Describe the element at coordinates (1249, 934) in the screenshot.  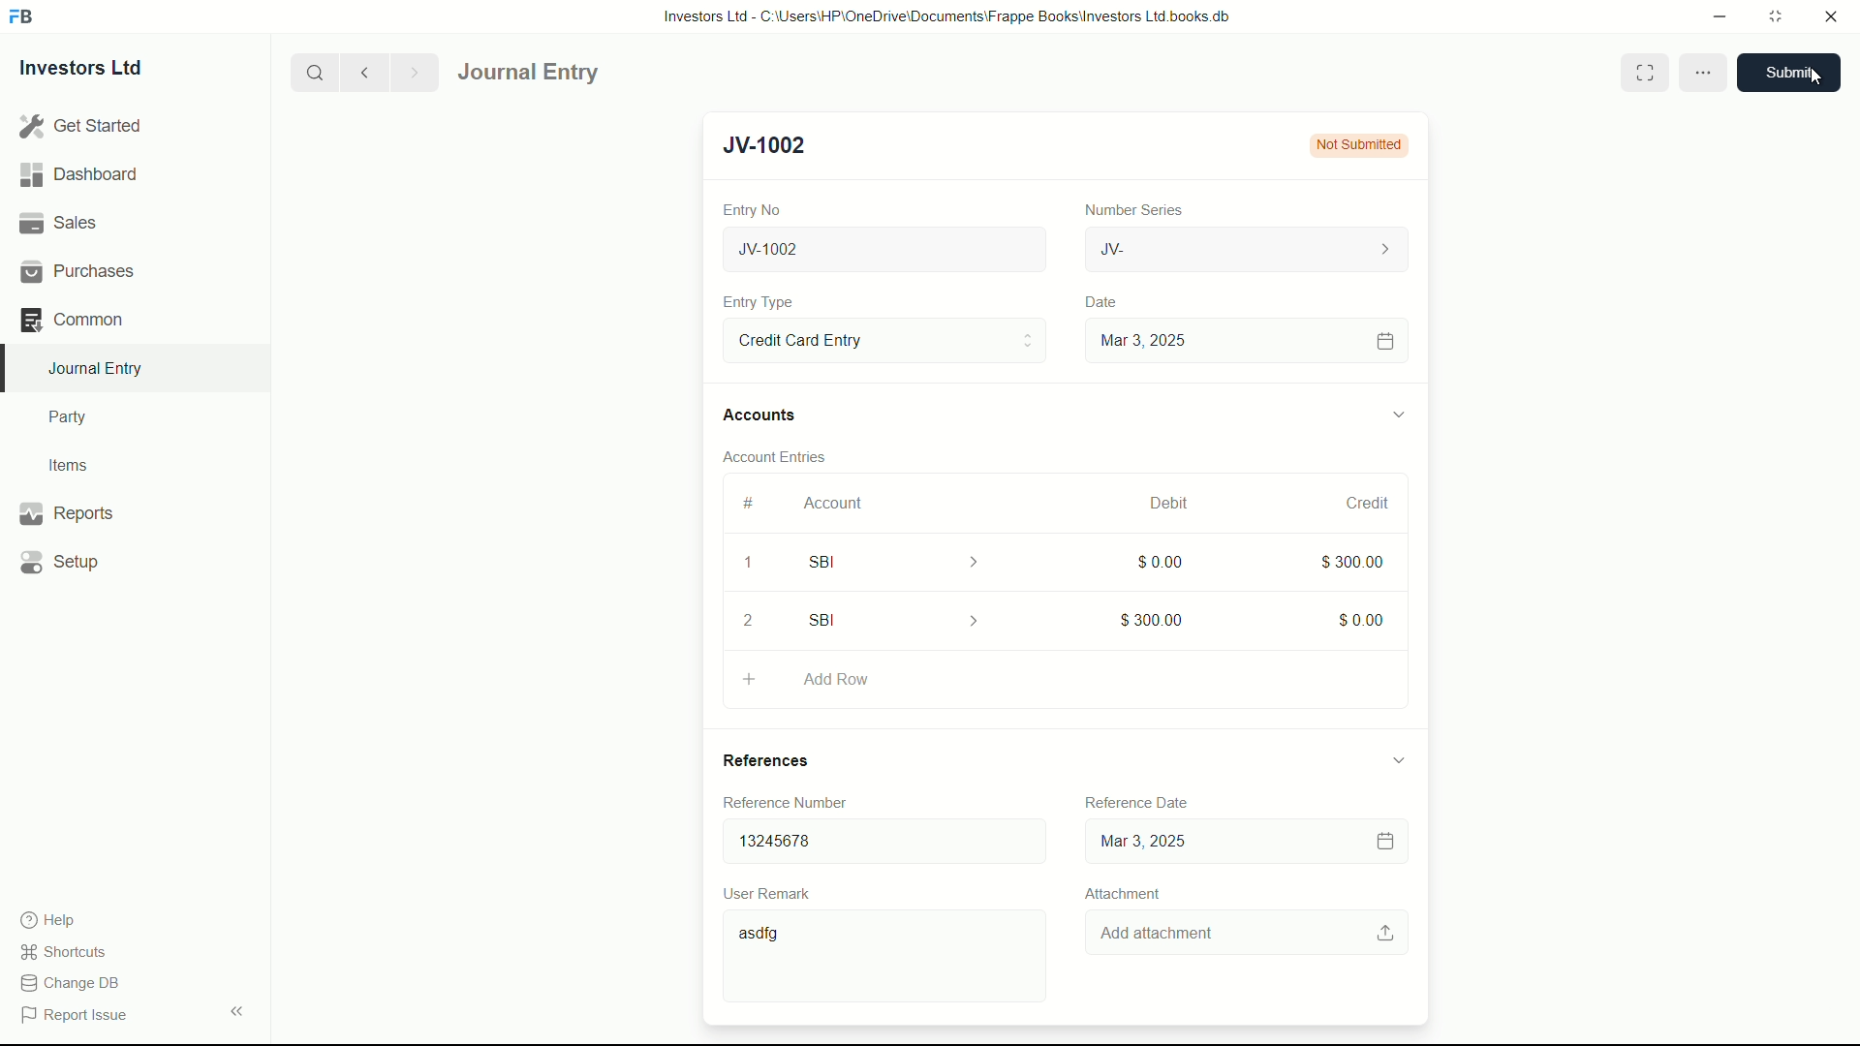
I see `Add attachment` at that location.